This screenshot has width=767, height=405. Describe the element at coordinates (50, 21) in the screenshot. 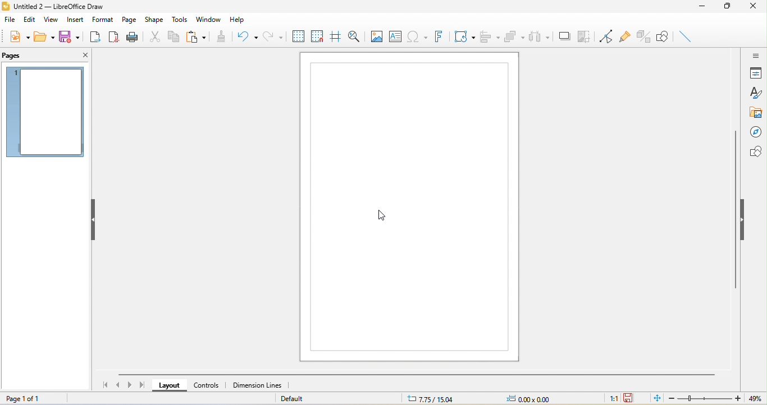

I see `view` at that location.